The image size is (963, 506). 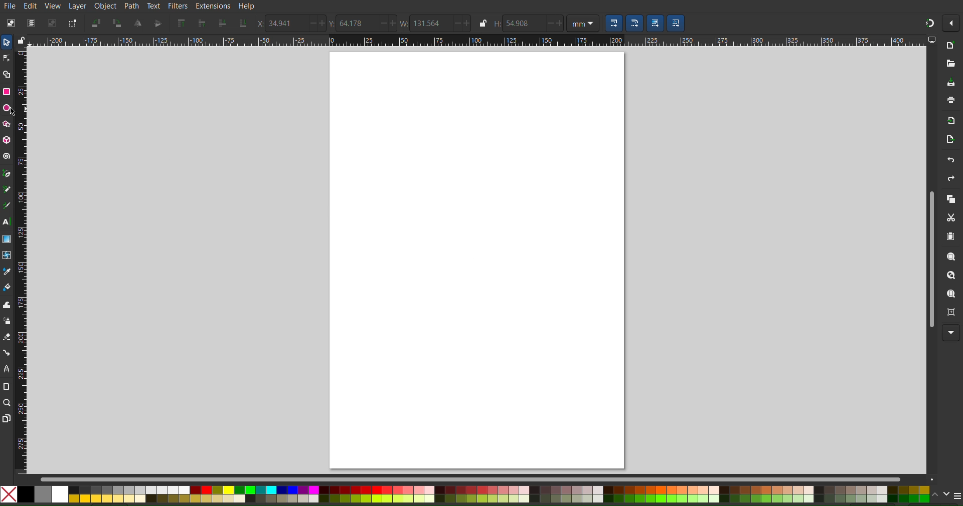 What do you see at coordinates (951, 199) in the screenshot?
I see `Copy` at bounding box center [951, 199].